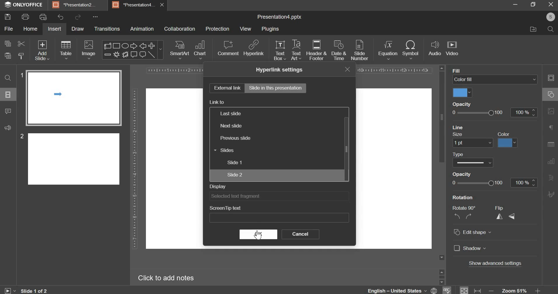  Describe the element at coordinates (259, 236) in the screenshot. I see `Cursor` at that location.